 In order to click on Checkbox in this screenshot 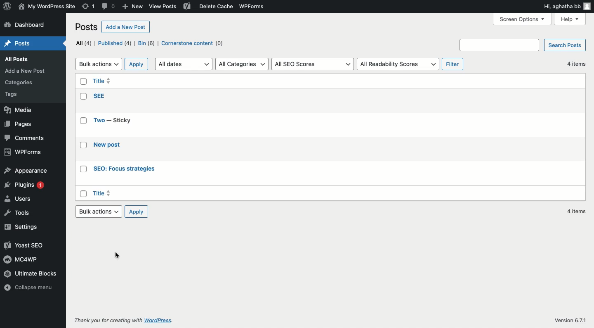, I will do `click(83, 96)`.